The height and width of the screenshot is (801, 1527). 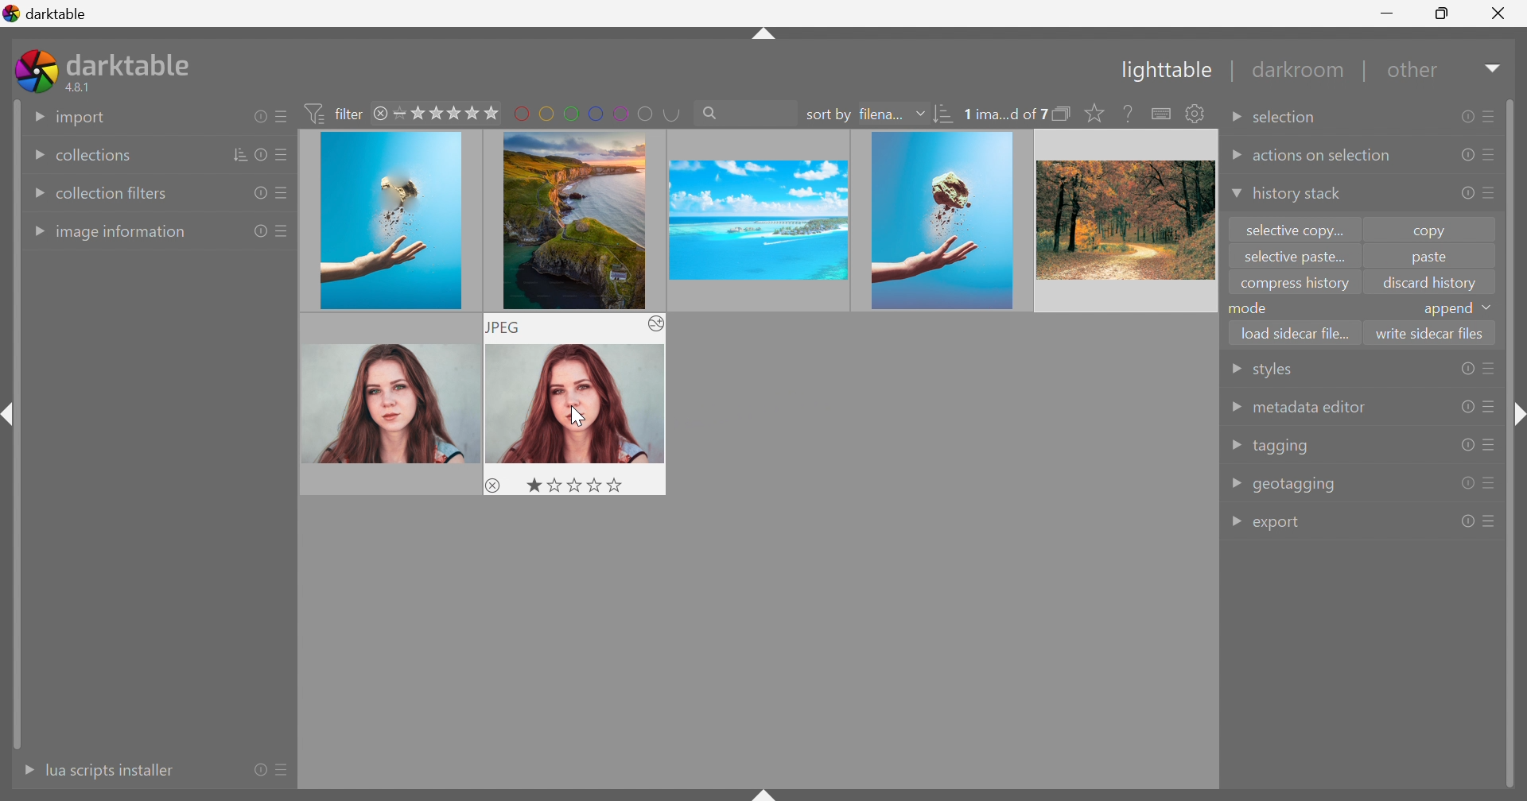 I want to click on Minimize, so click(x=1390, y=12).